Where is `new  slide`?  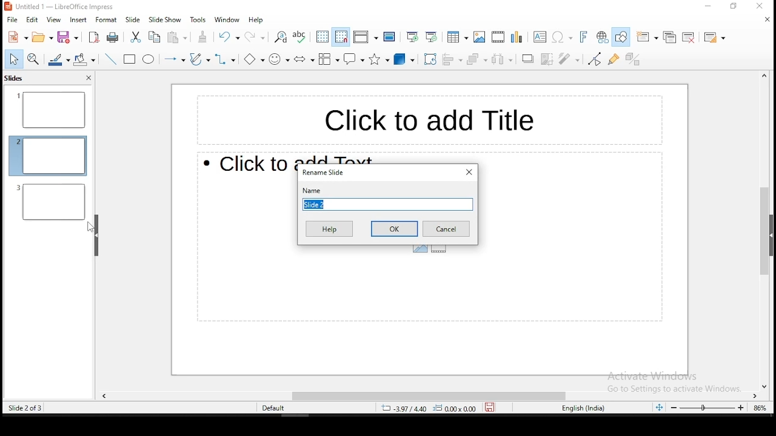 new  slide is located at coordinates (646, 38).